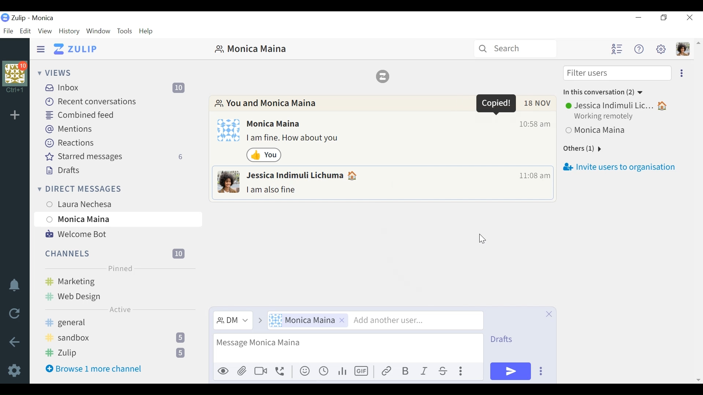  What do you see at coordinates (100, 203) in the screenshot?
I see `Laura Nechesa` at bounding box center [100, 203].